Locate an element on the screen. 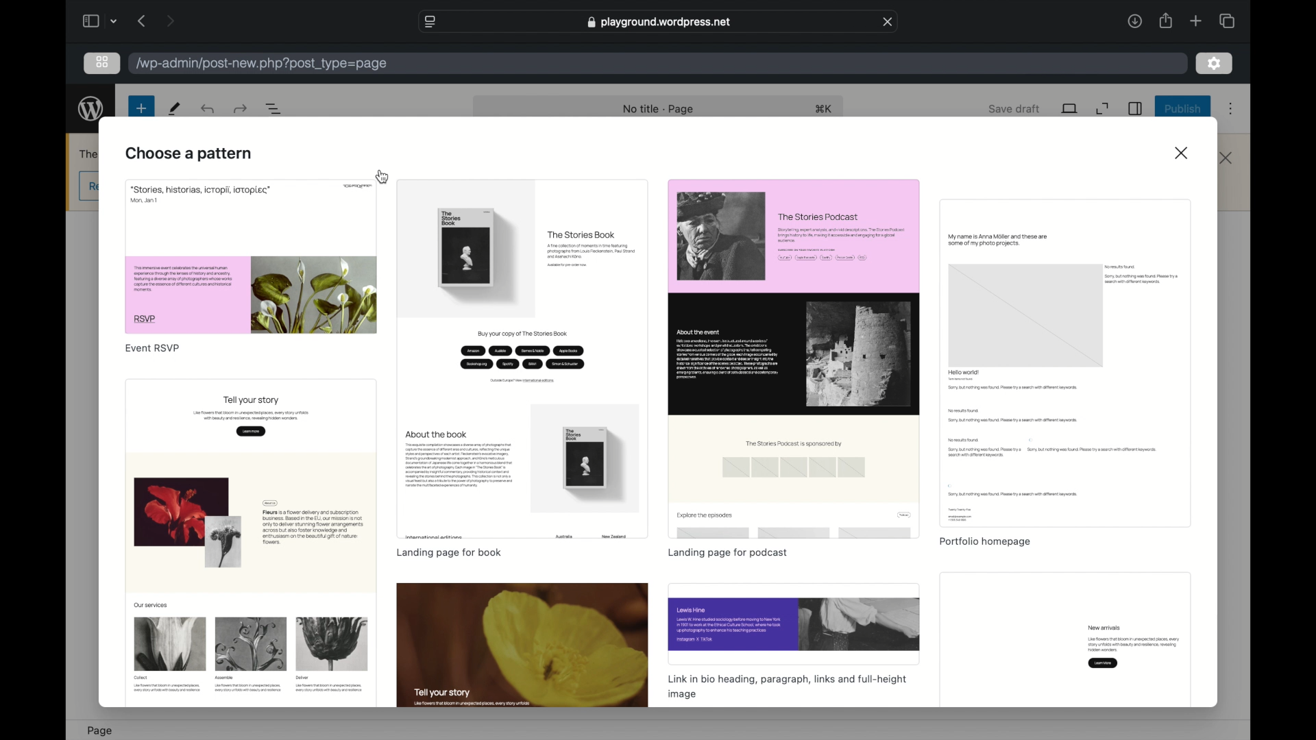 This screenshot has width=1316, height=740. preview is located at coordinates (250, 256).